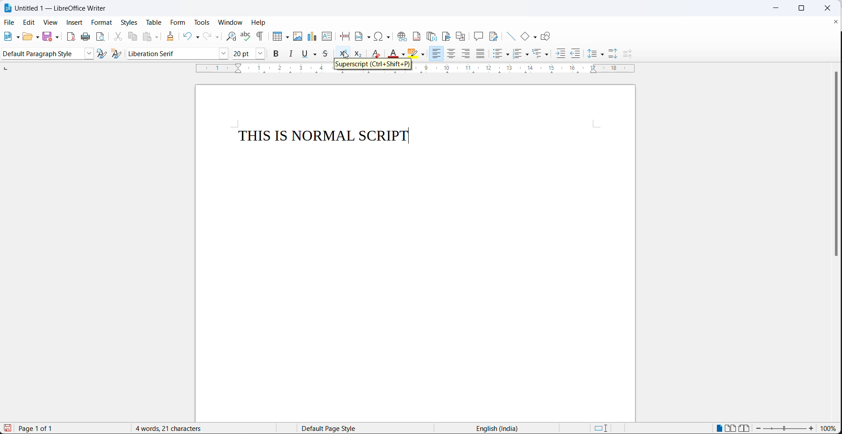 Image resolution: width=842 pixels, height=434 pixels. I want to click on close document, so click(835, 21).